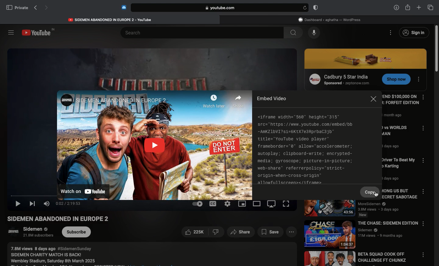 The height and width of the screenshot is (266, 439). I want to click on Sidebar, so click(11, 32).